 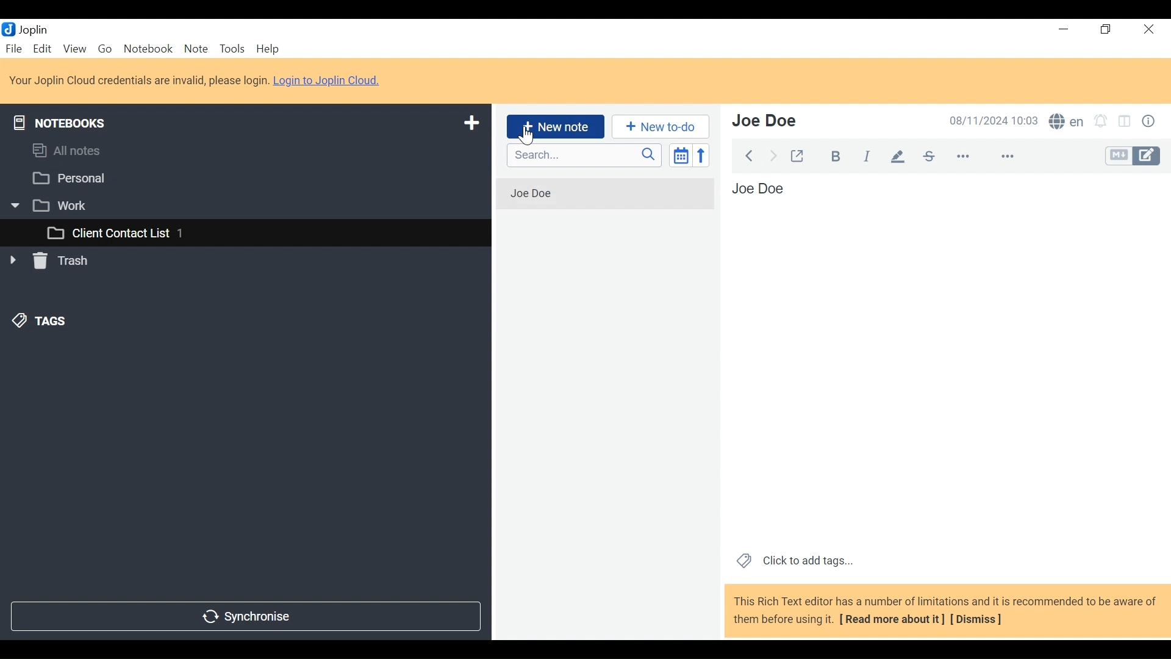 I want to click on Add a New to do, so click(x=661, y=126).